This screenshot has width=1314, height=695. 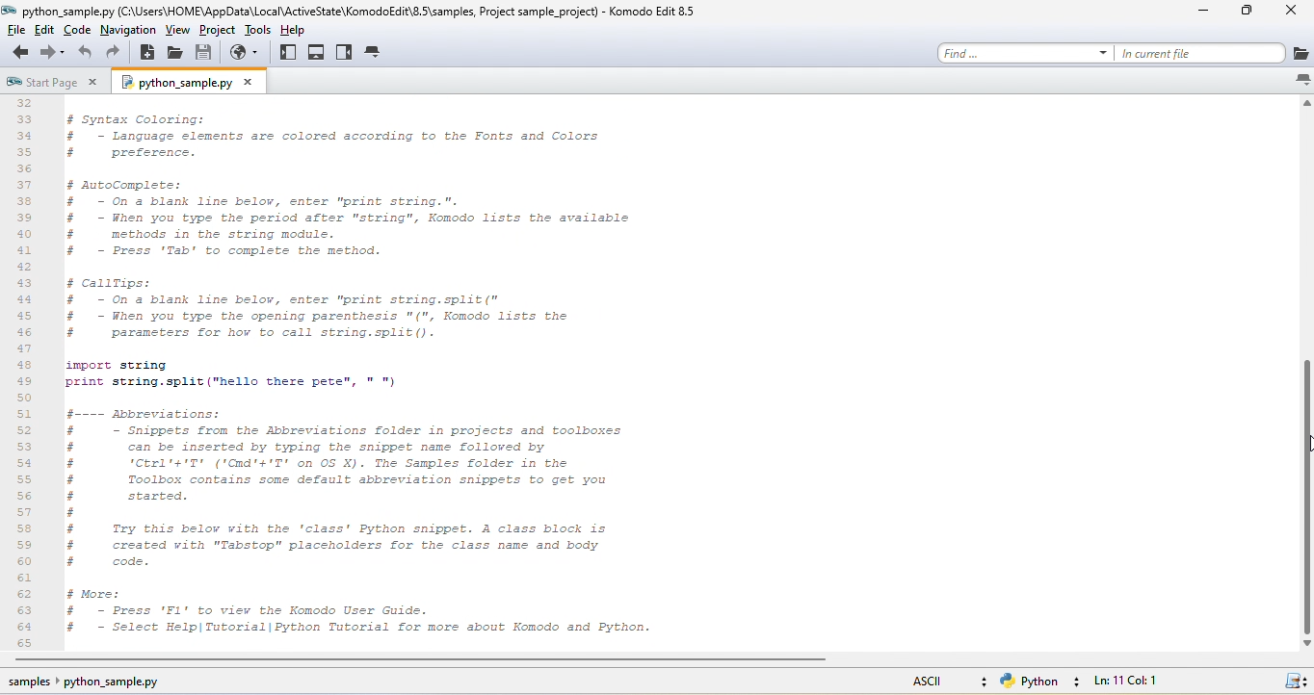 I want to click on open, so click(x=178, y=54).